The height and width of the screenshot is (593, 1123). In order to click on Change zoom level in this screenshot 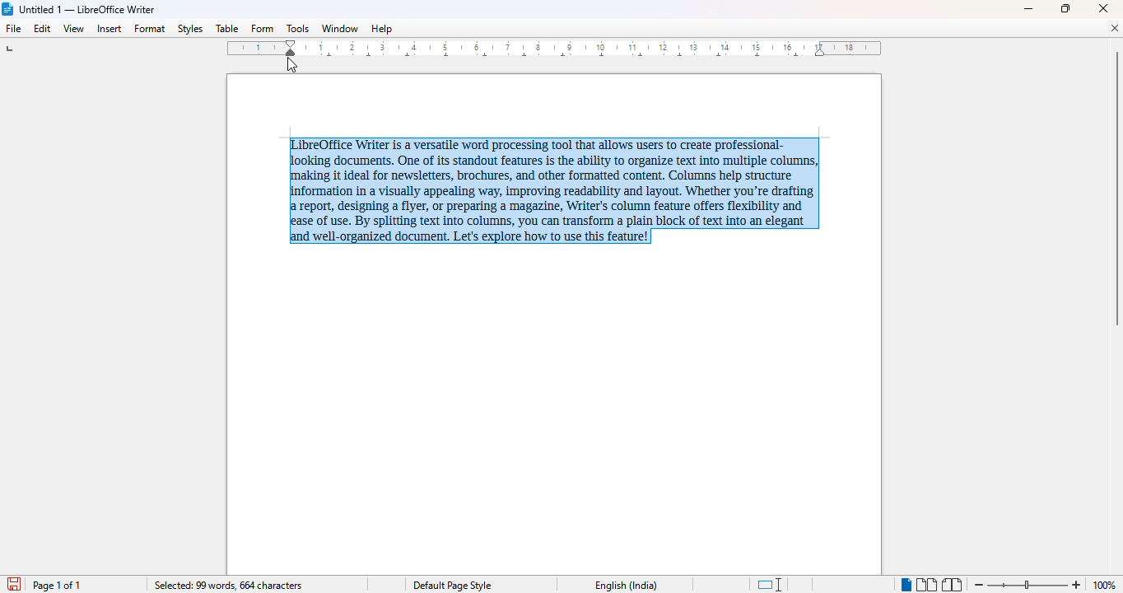, I will do `click(1027, 582)`.